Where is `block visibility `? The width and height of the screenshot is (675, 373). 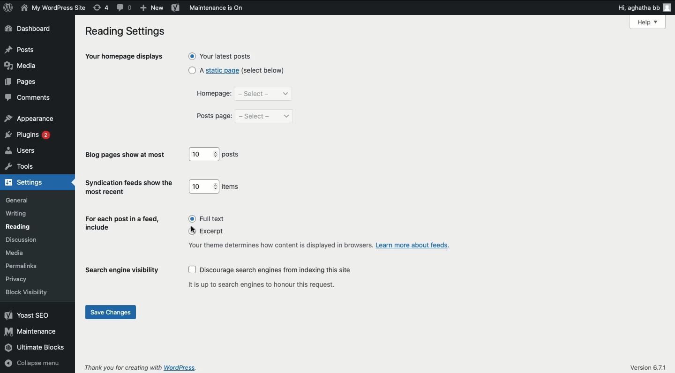 block visibility  is located at coordinates (26, 292).